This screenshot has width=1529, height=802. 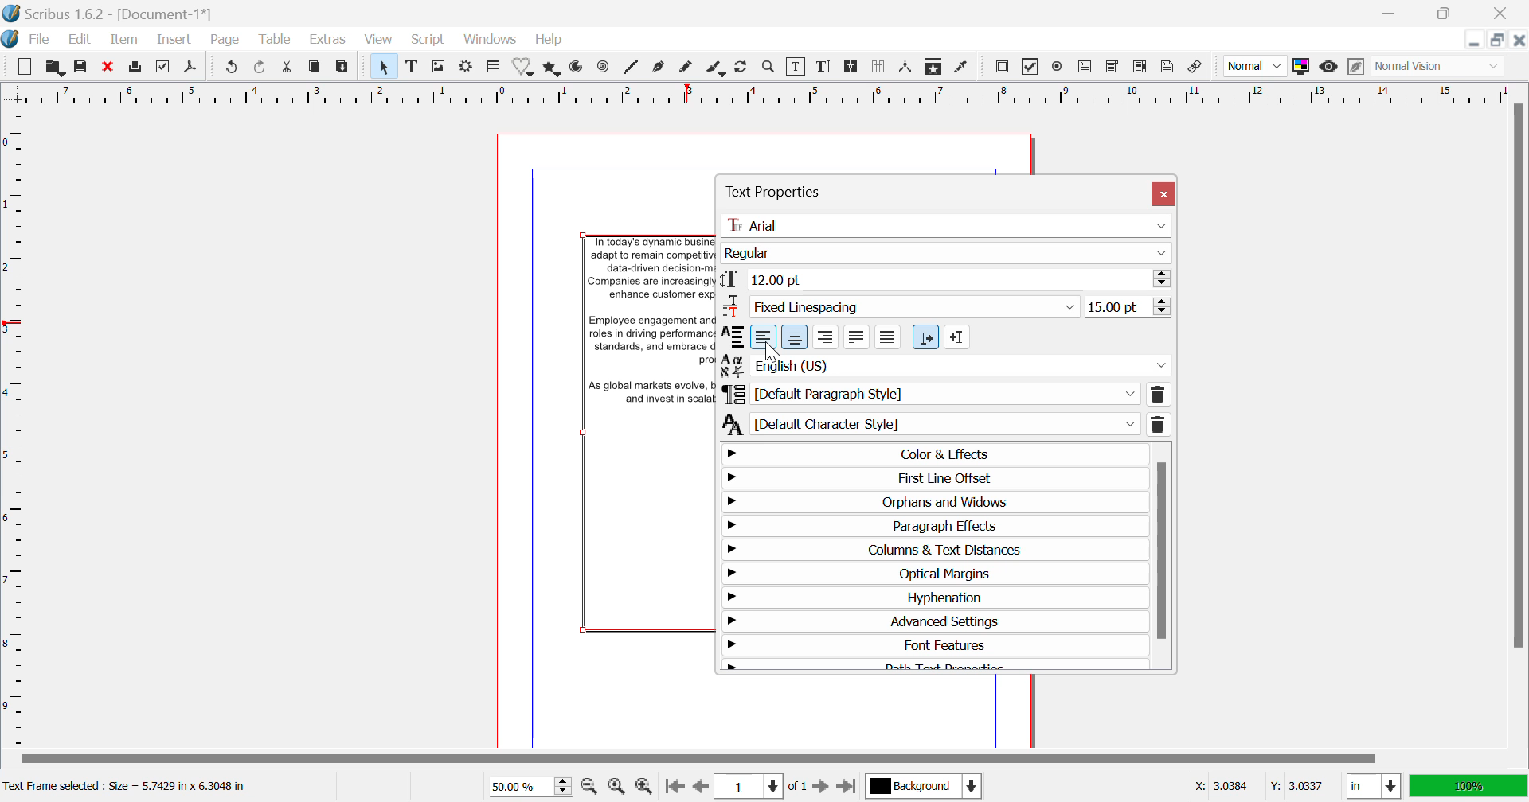 I want to click on Text Frame, so click(x=412, y=67).